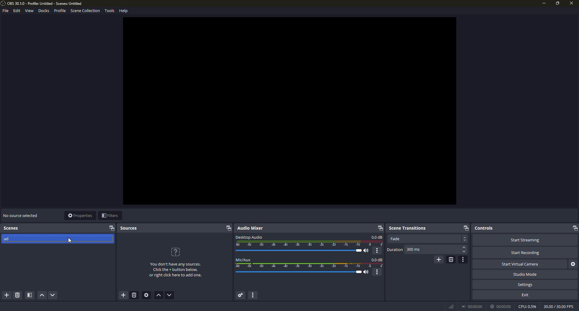  What do you see at coordinates (159, 296) in the screenshot?
I see `move source up` at bounding box center [159, 296].